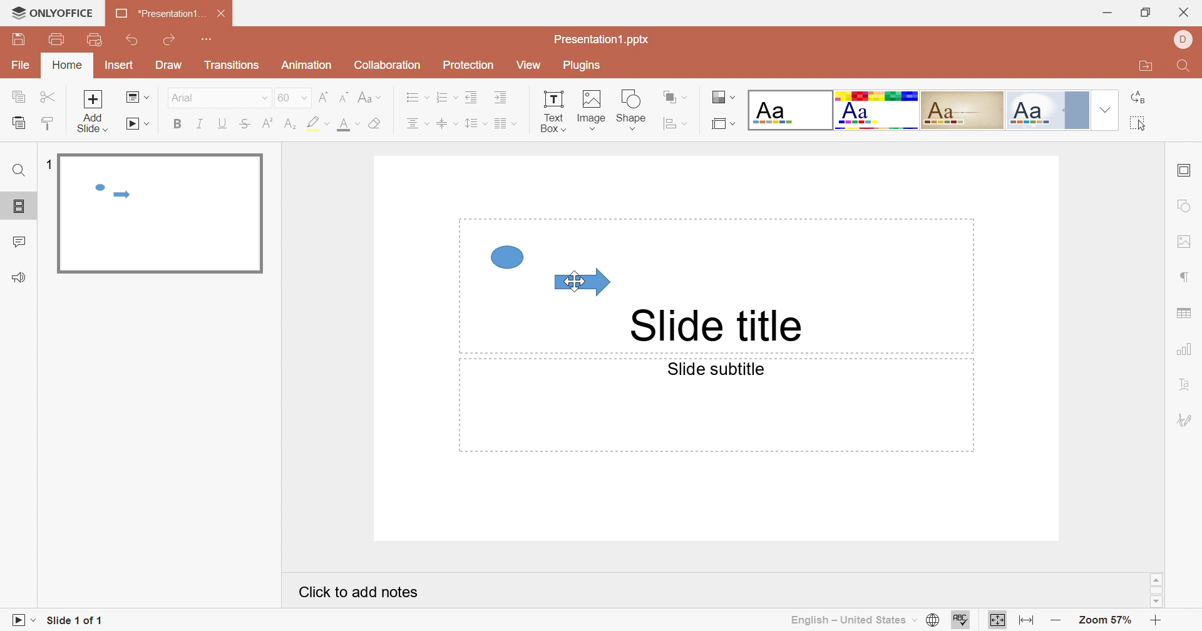 This screenshot has height=631, width=1202. Describe the element at coordinates (1057, 620) in the screenshot. I see `Zoom out` at that location.